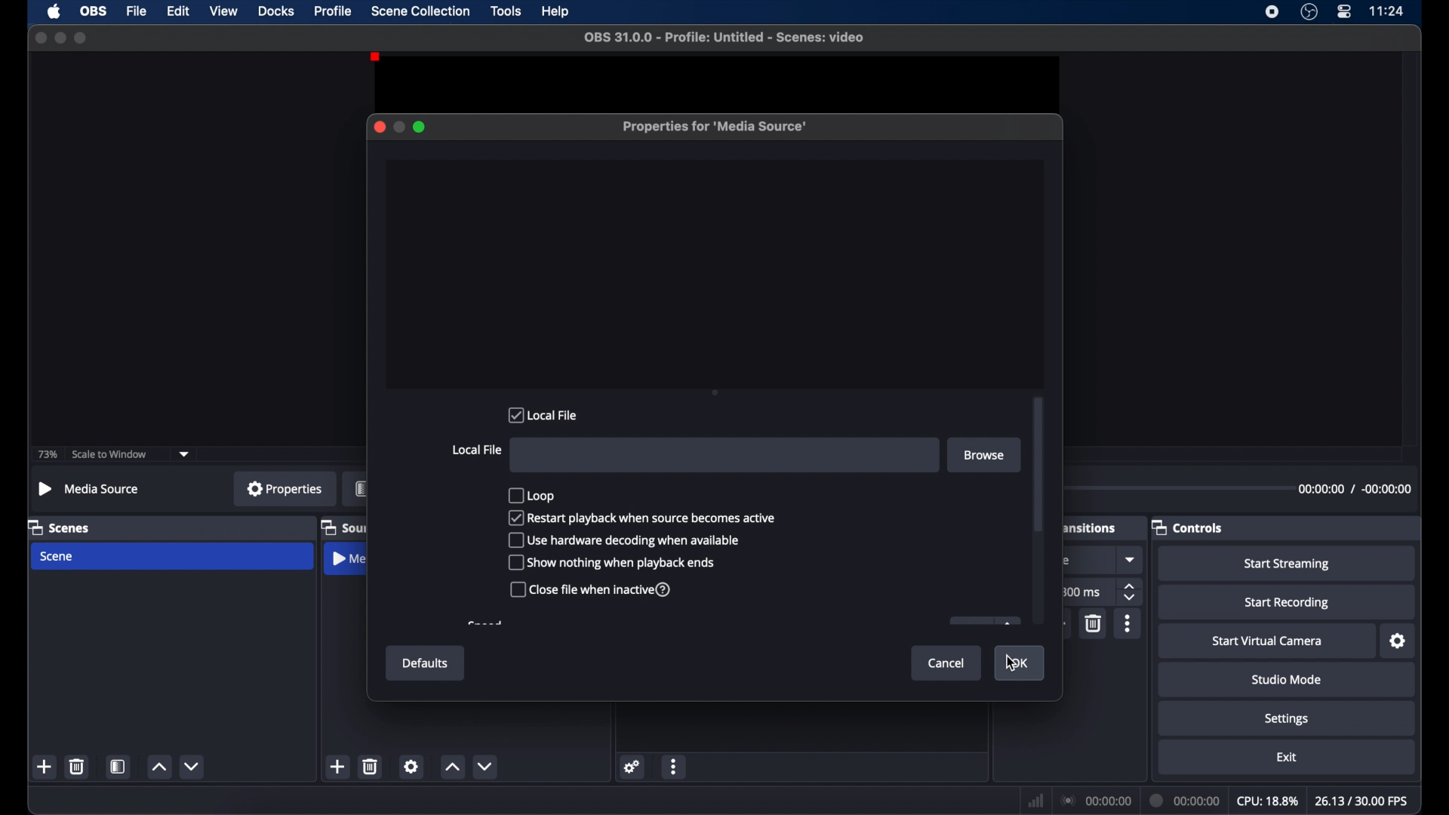 The height and width of the screenshot is (815, 1449). Describe the element at coordinates (1289, 758) in the screenshot. I see `exit` at that location.